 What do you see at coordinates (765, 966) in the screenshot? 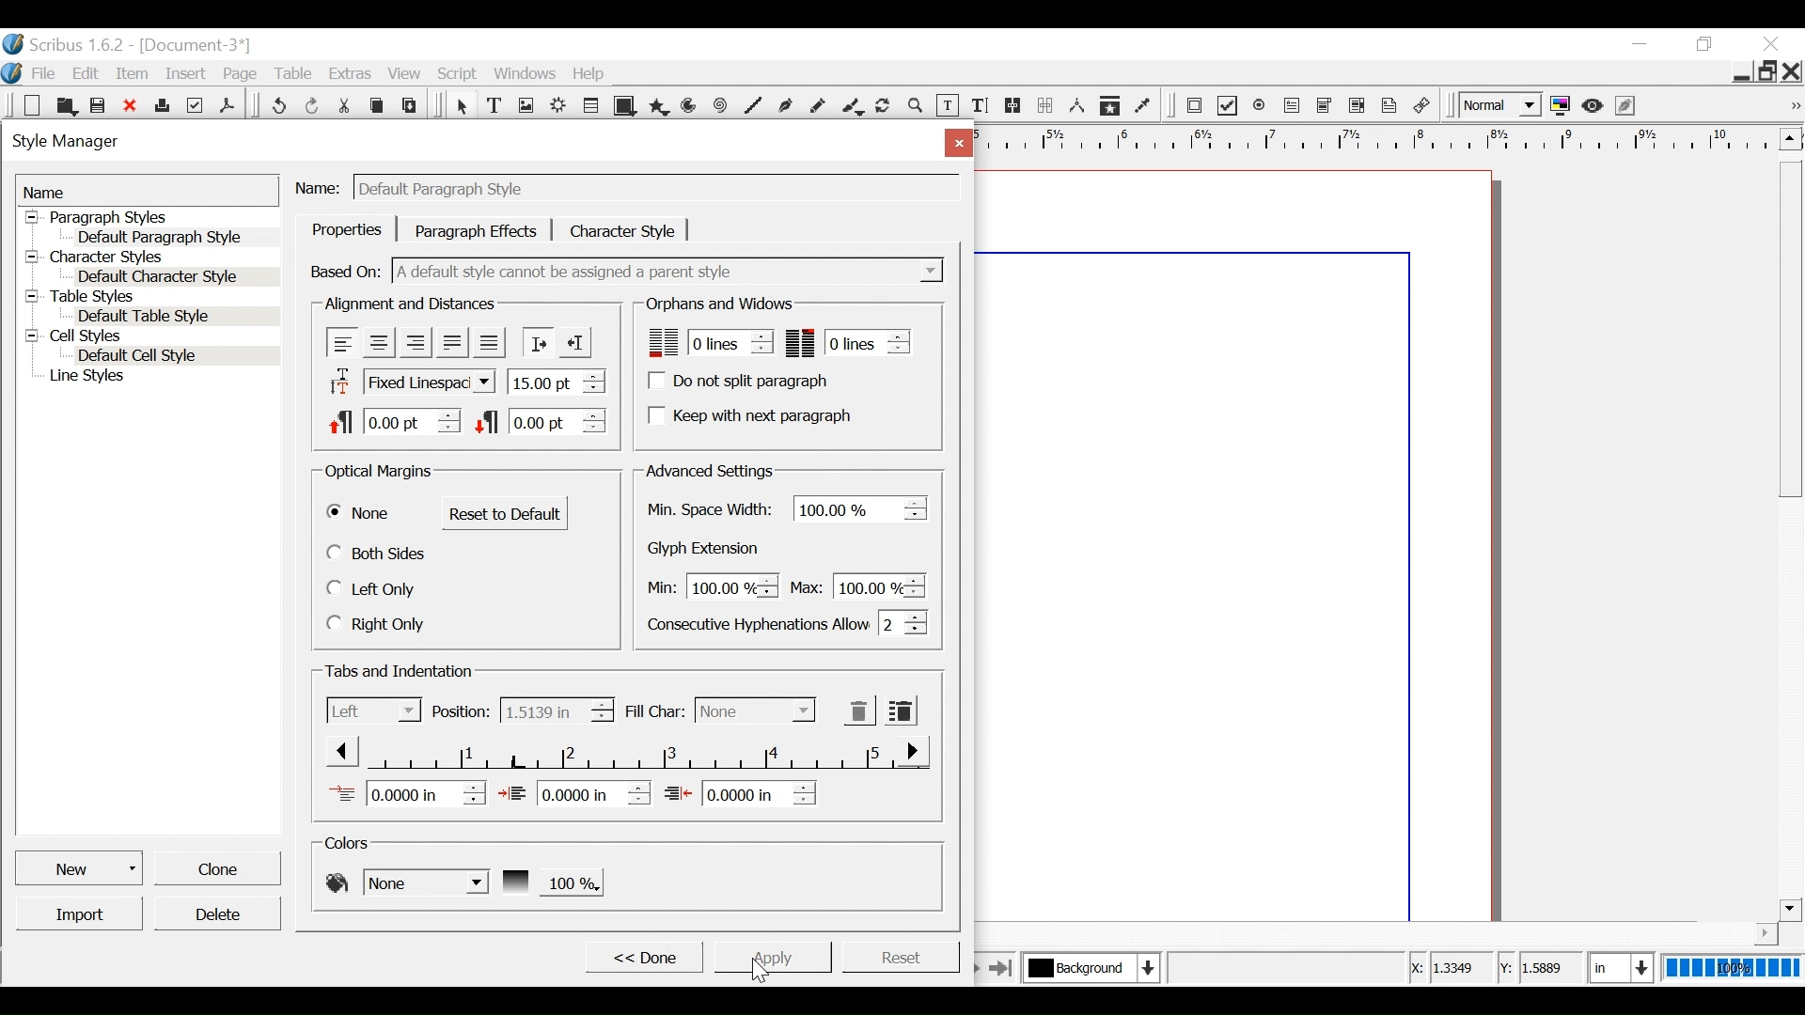
I see `Cursor` at bounding box center [765, 966].